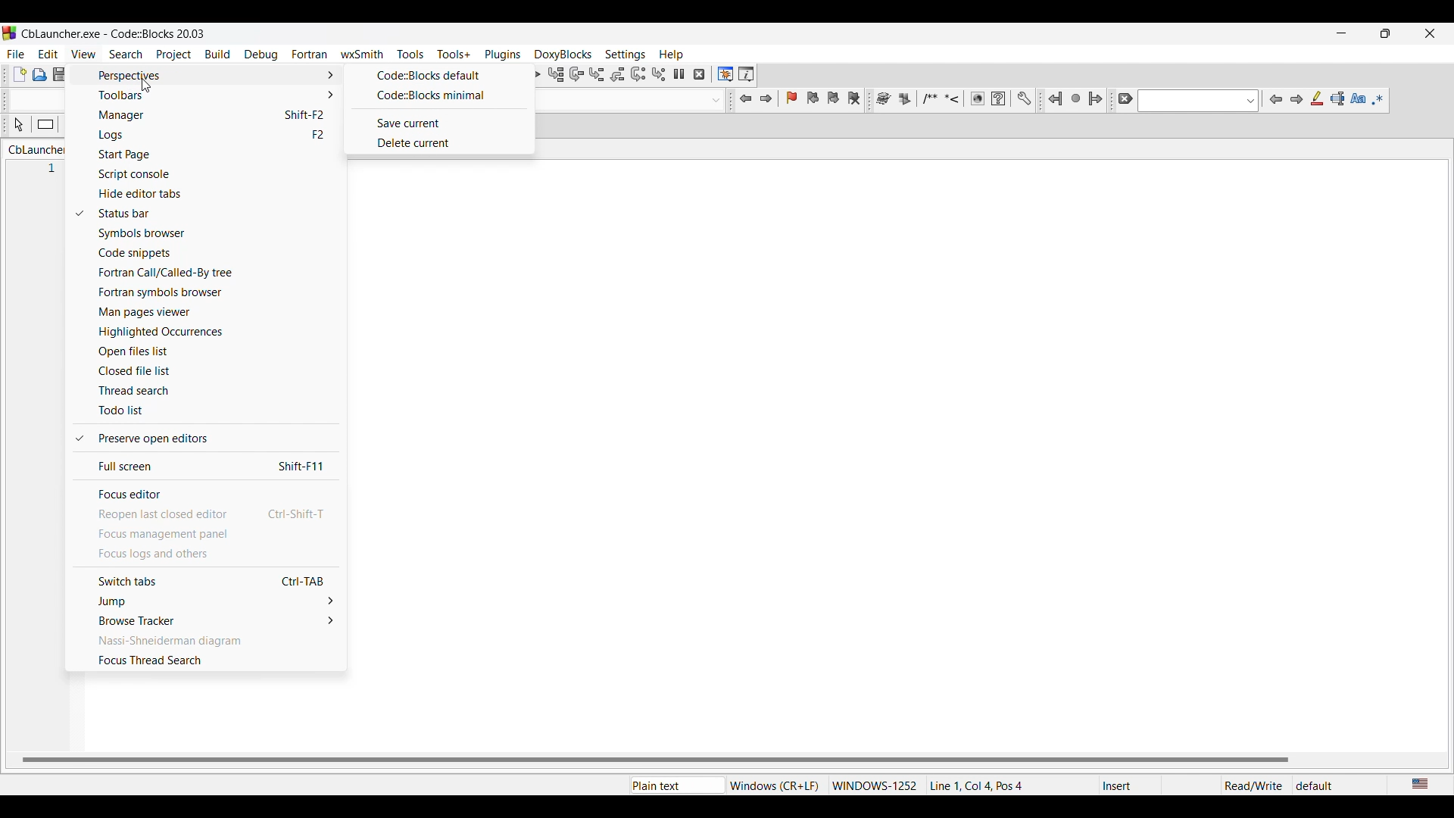 The height and width of the screenshot is (818, 1454). Describe the element at coordinates (699, 74) in the screenshot. I see `Stop debugger` at that location.